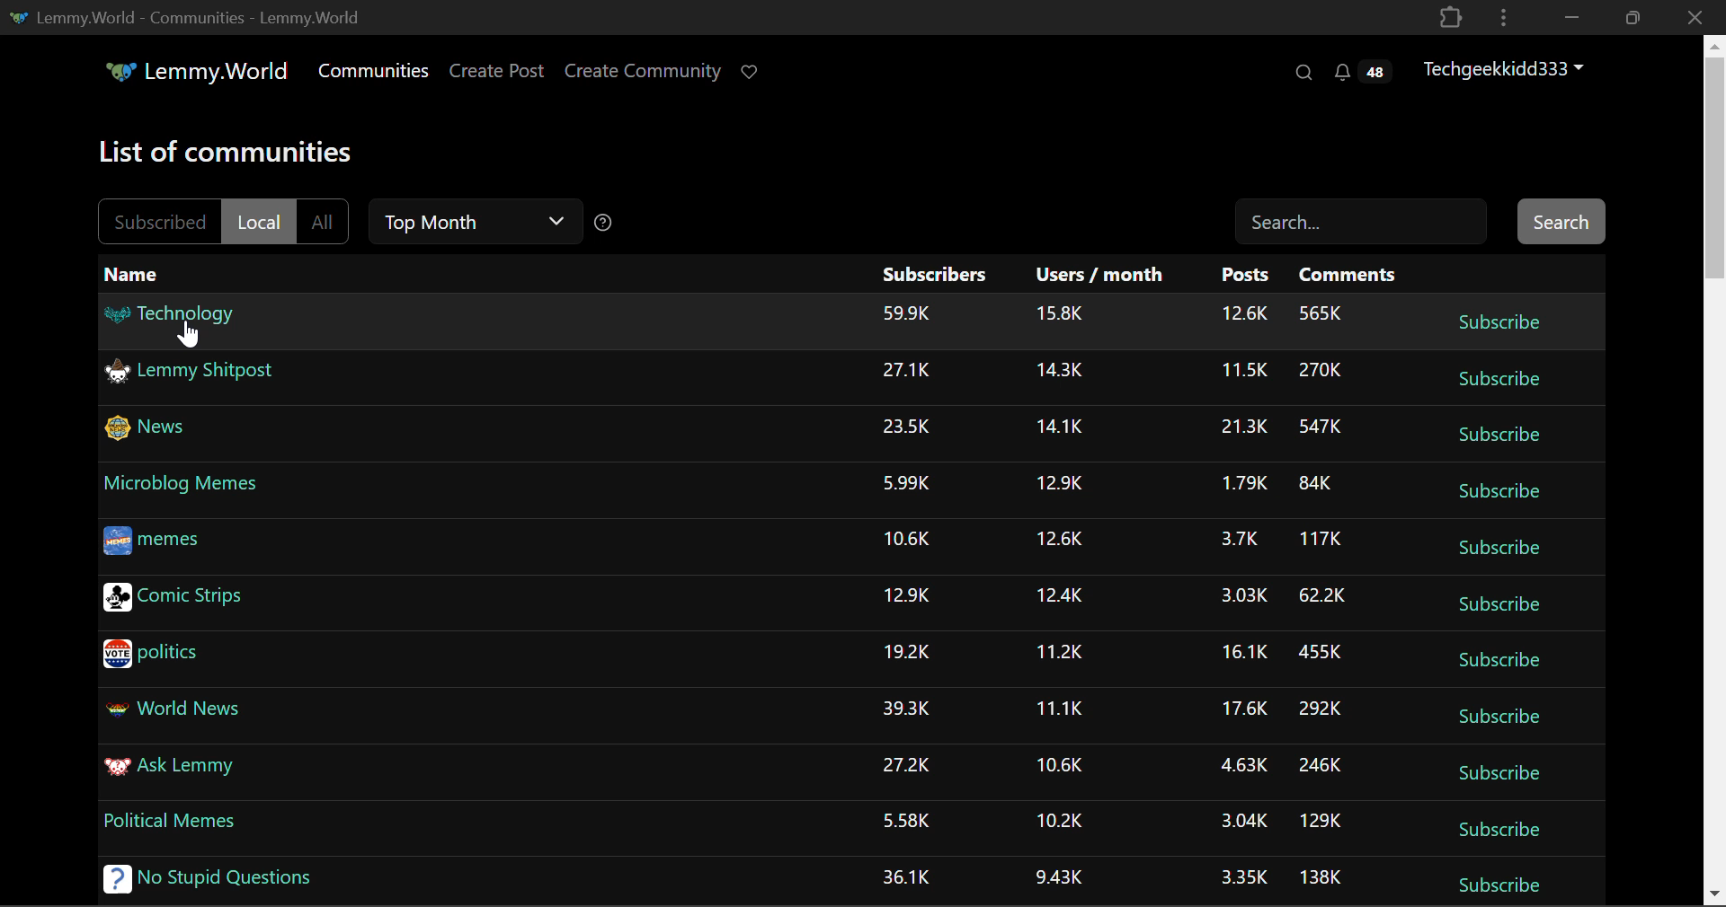 Image resolution: width=1726 pixels, height=907 pixels. Describe the element at coordinates (905, 536) in the screenshot. I see `Amount ` at that location.